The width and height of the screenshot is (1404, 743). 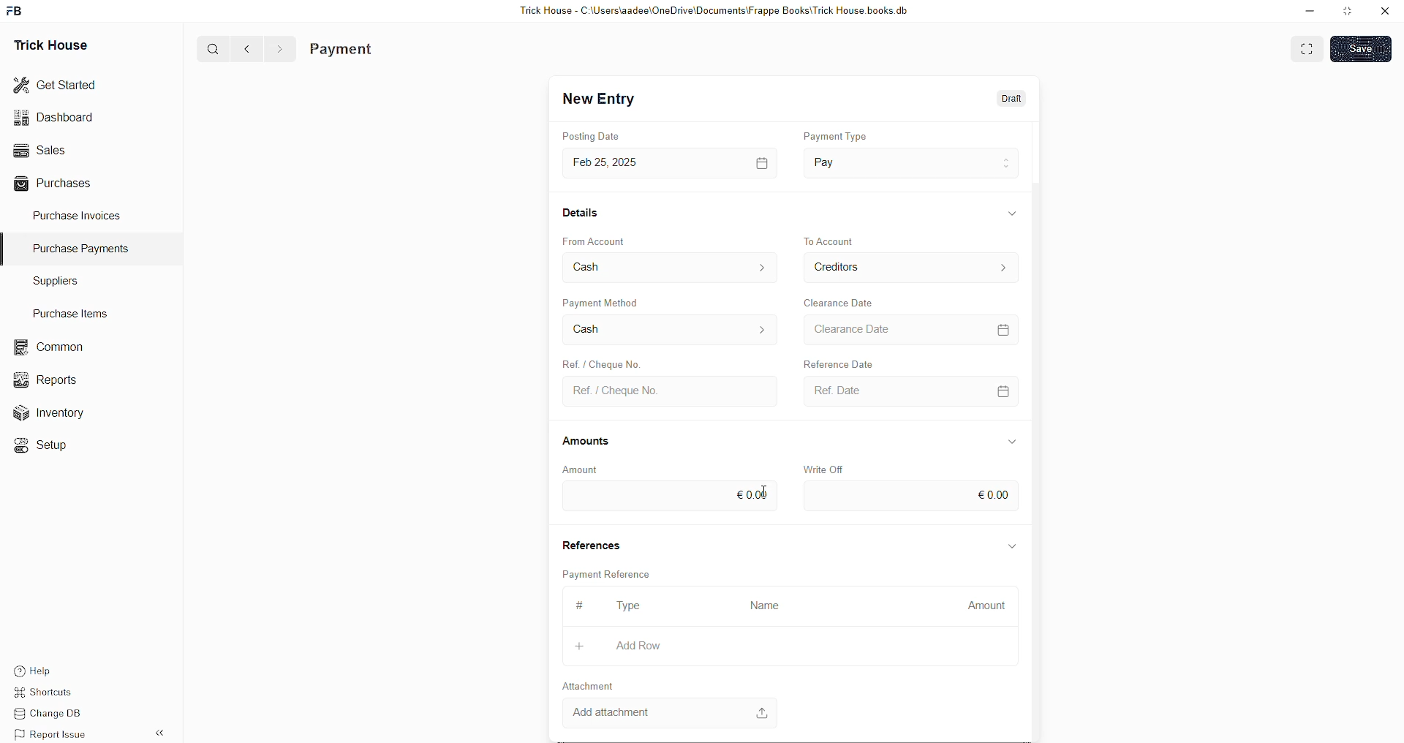 What do you see at coordinates (1003, 330) in the screenshot?
I see `calendar` at bounding box center [1003, 330].